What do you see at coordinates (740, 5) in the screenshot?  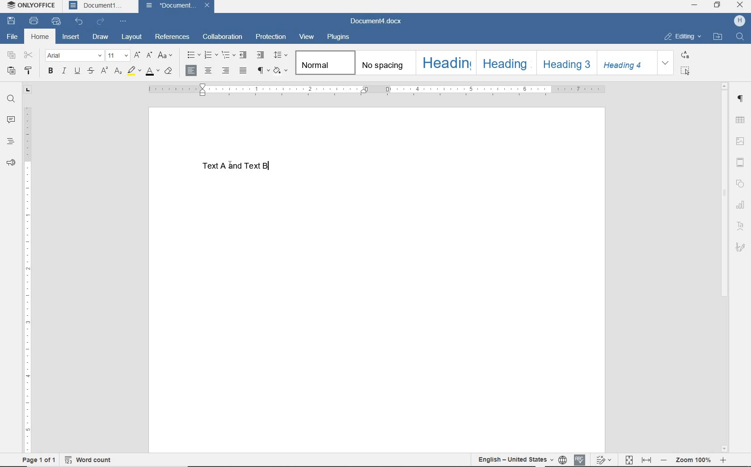 I see `close` at bounding box center [740, 5].